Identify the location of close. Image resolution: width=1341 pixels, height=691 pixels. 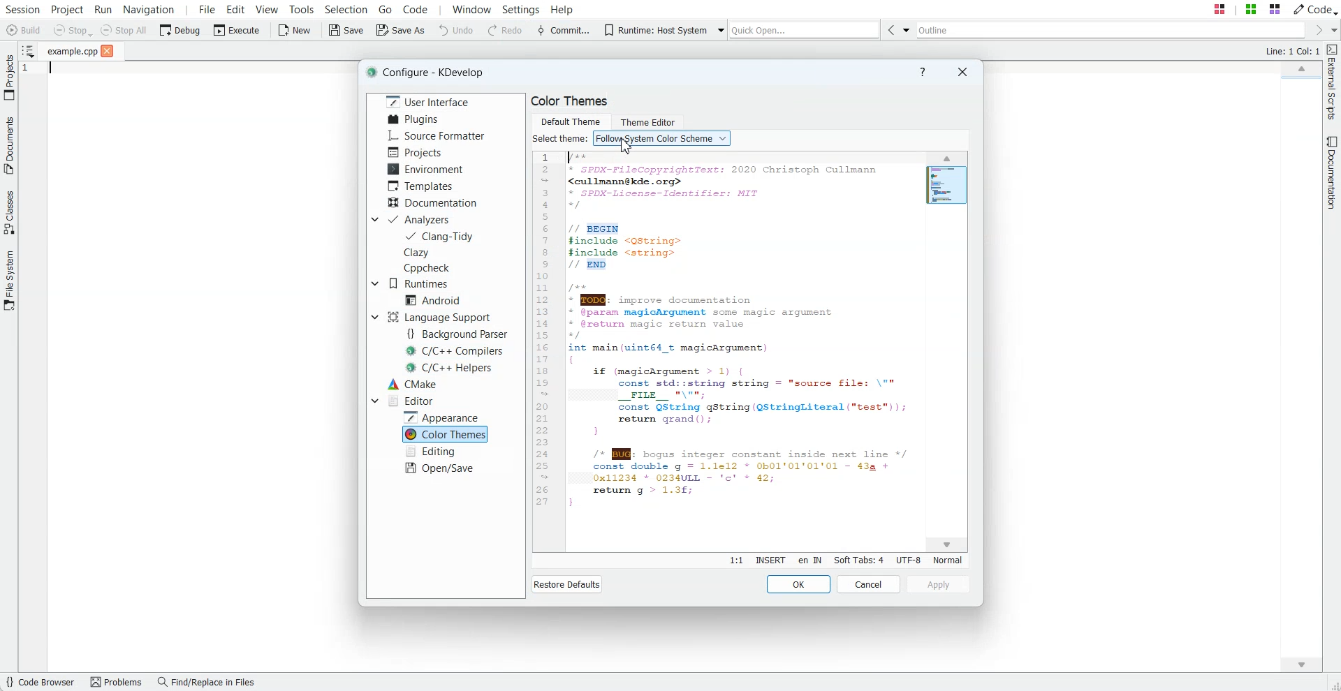
(108, 52).